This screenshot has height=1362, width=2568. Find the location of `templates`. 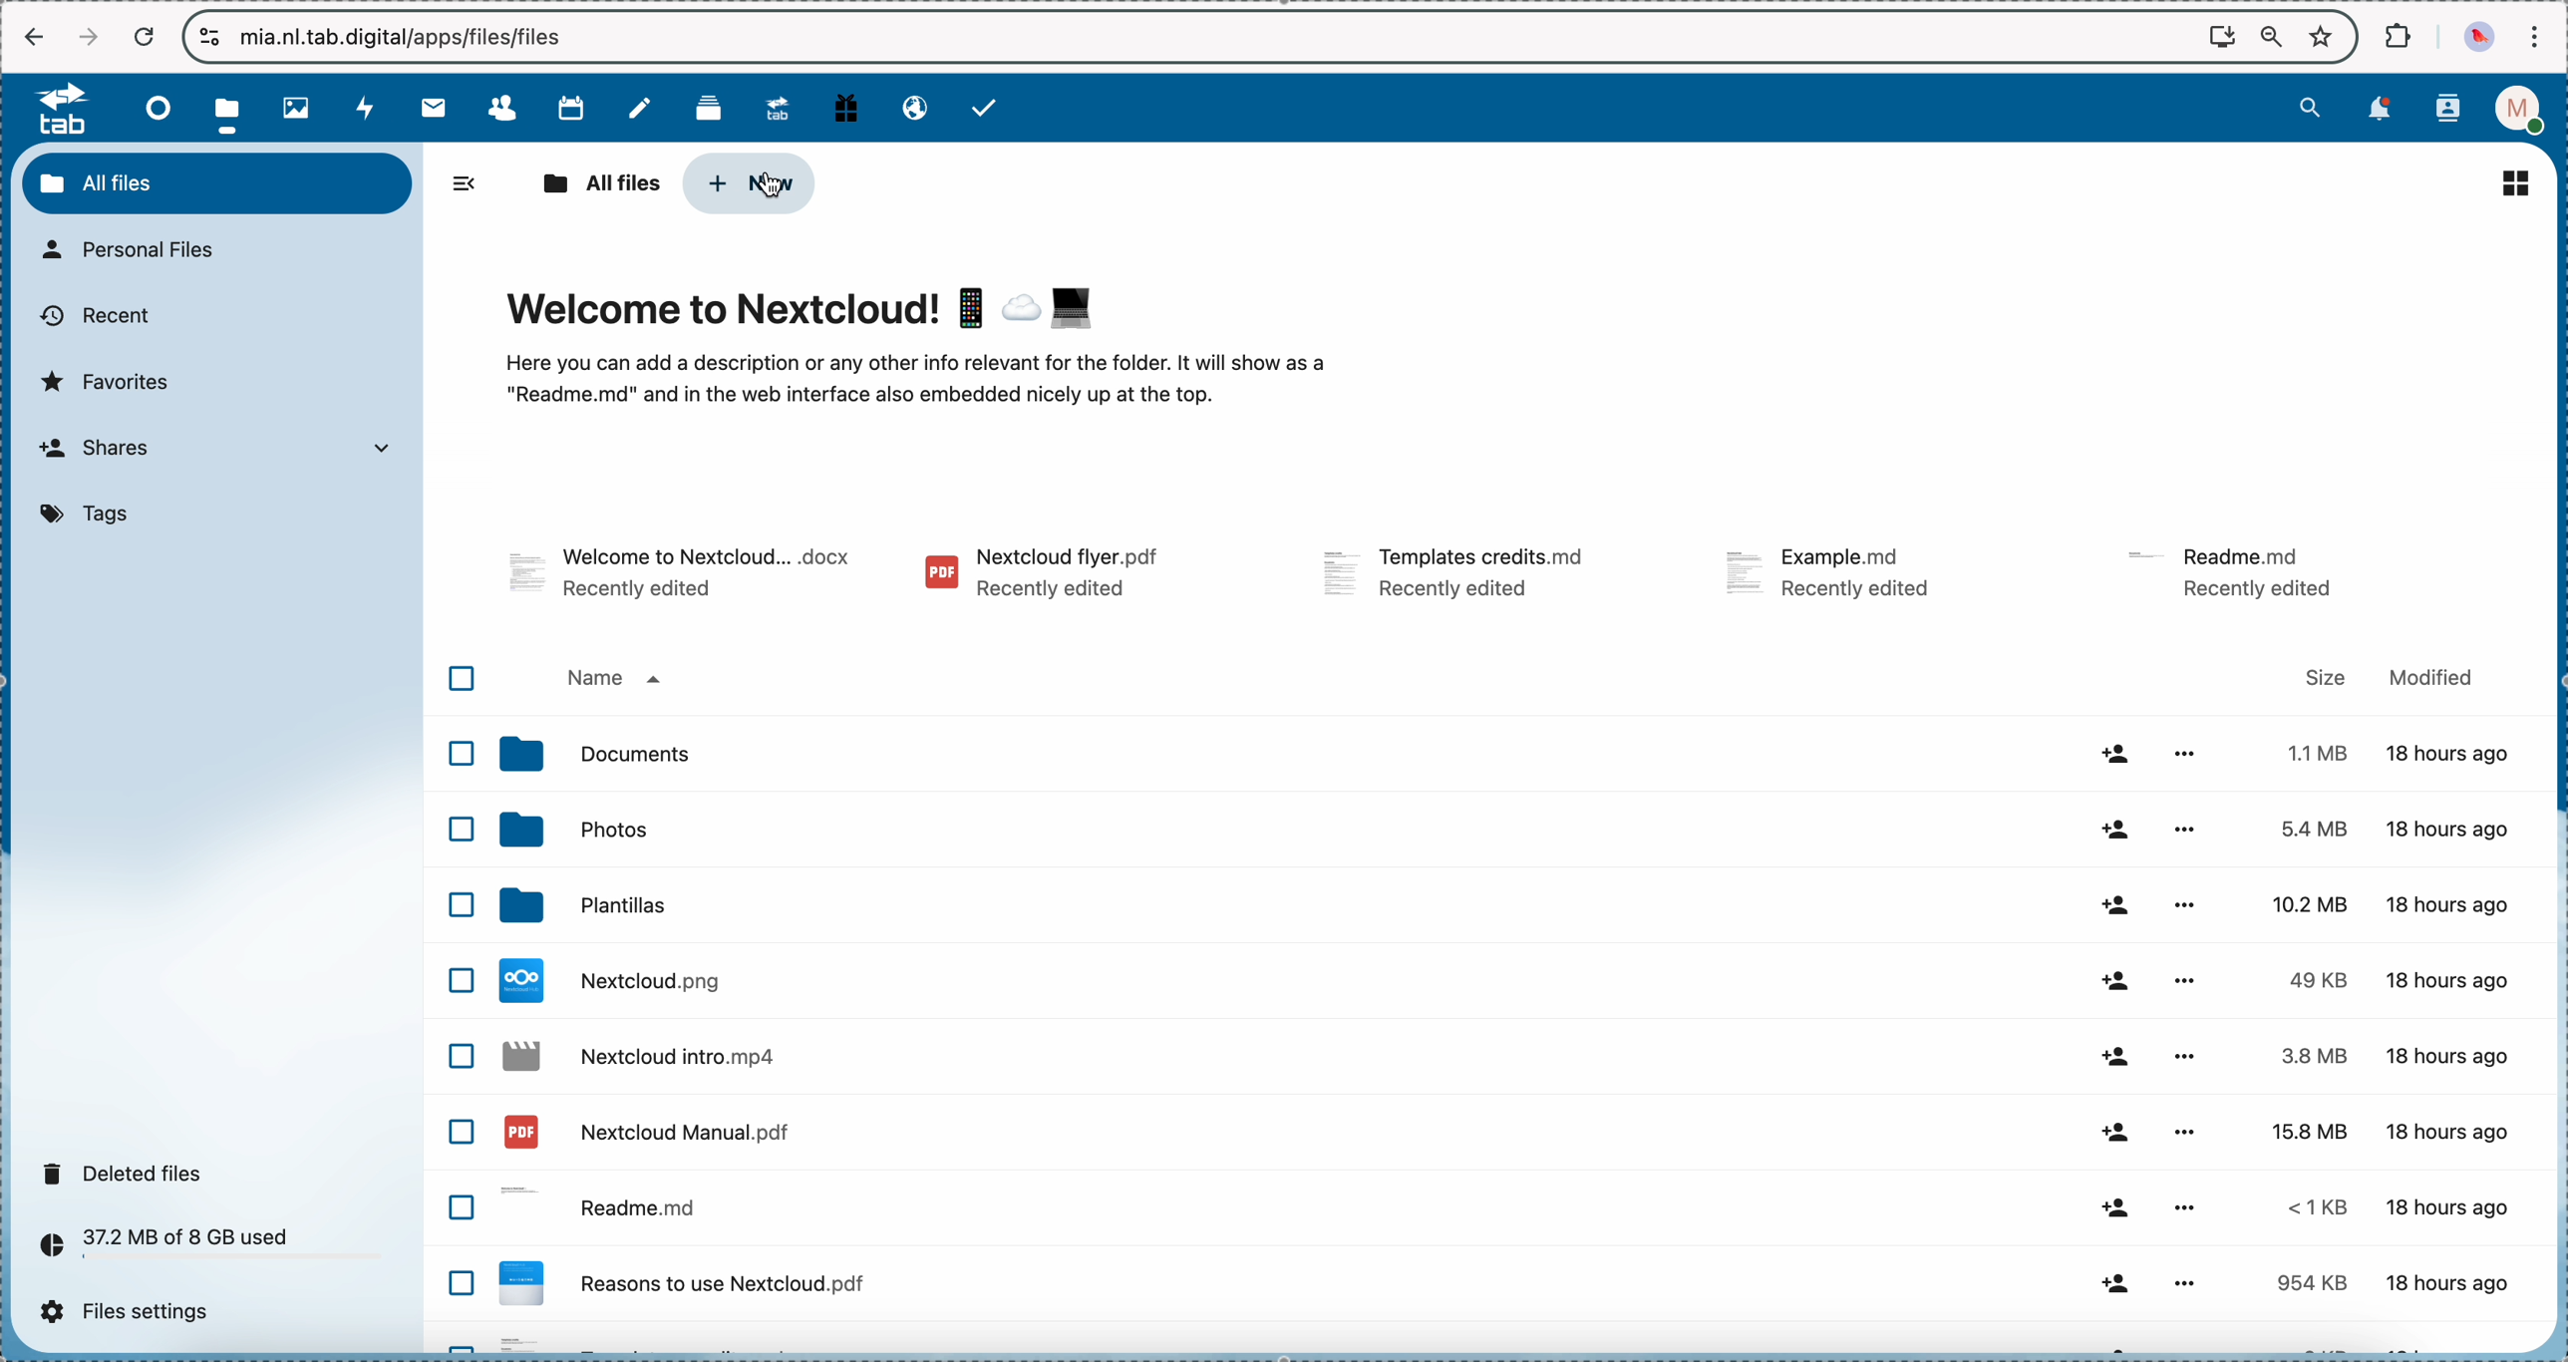

templates is located at coordinates (1278, 903).